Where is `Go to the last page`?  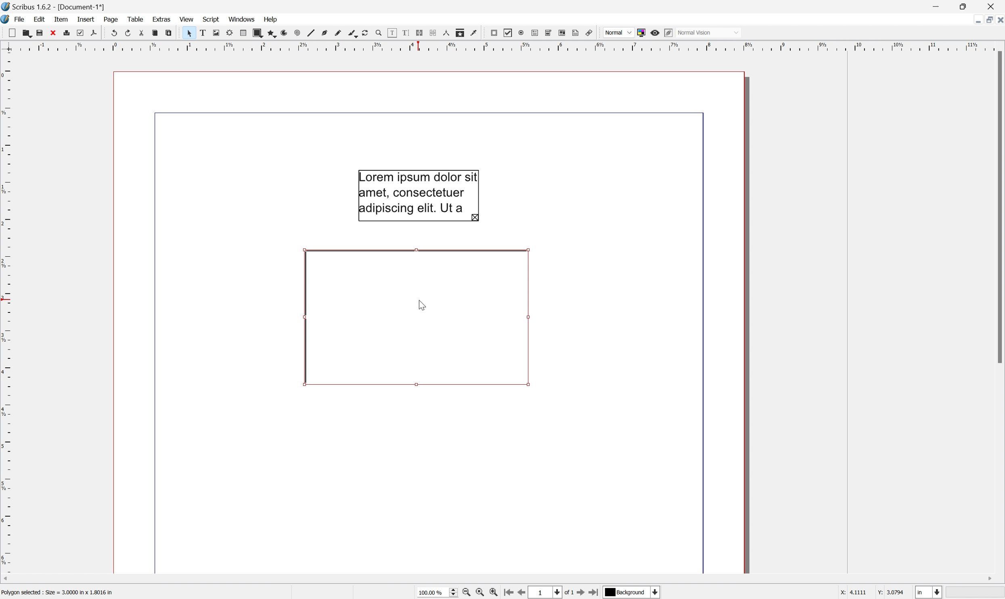 Go to the last page is located at coordinates (596, 593).